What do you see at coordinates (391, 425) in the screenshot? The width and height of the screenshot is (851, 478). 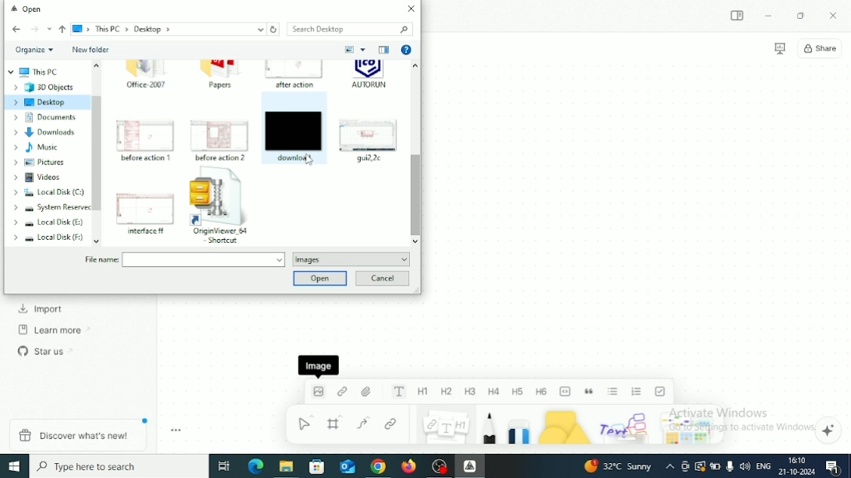 I see `Link` at bounding box center [391, 425].